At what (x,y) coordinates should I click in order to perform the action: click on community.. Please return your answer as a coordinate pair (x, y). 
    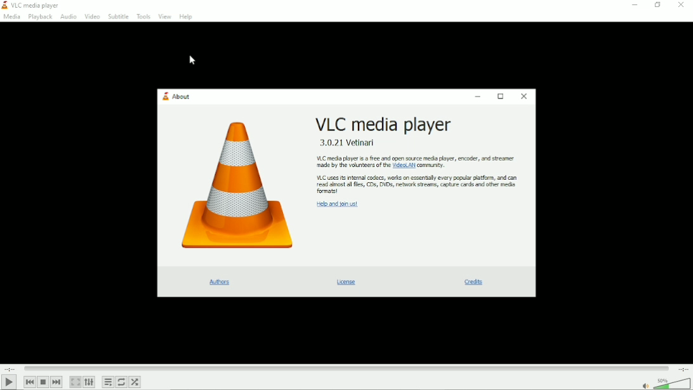
    Looking at the image, I should click on (430, 165).